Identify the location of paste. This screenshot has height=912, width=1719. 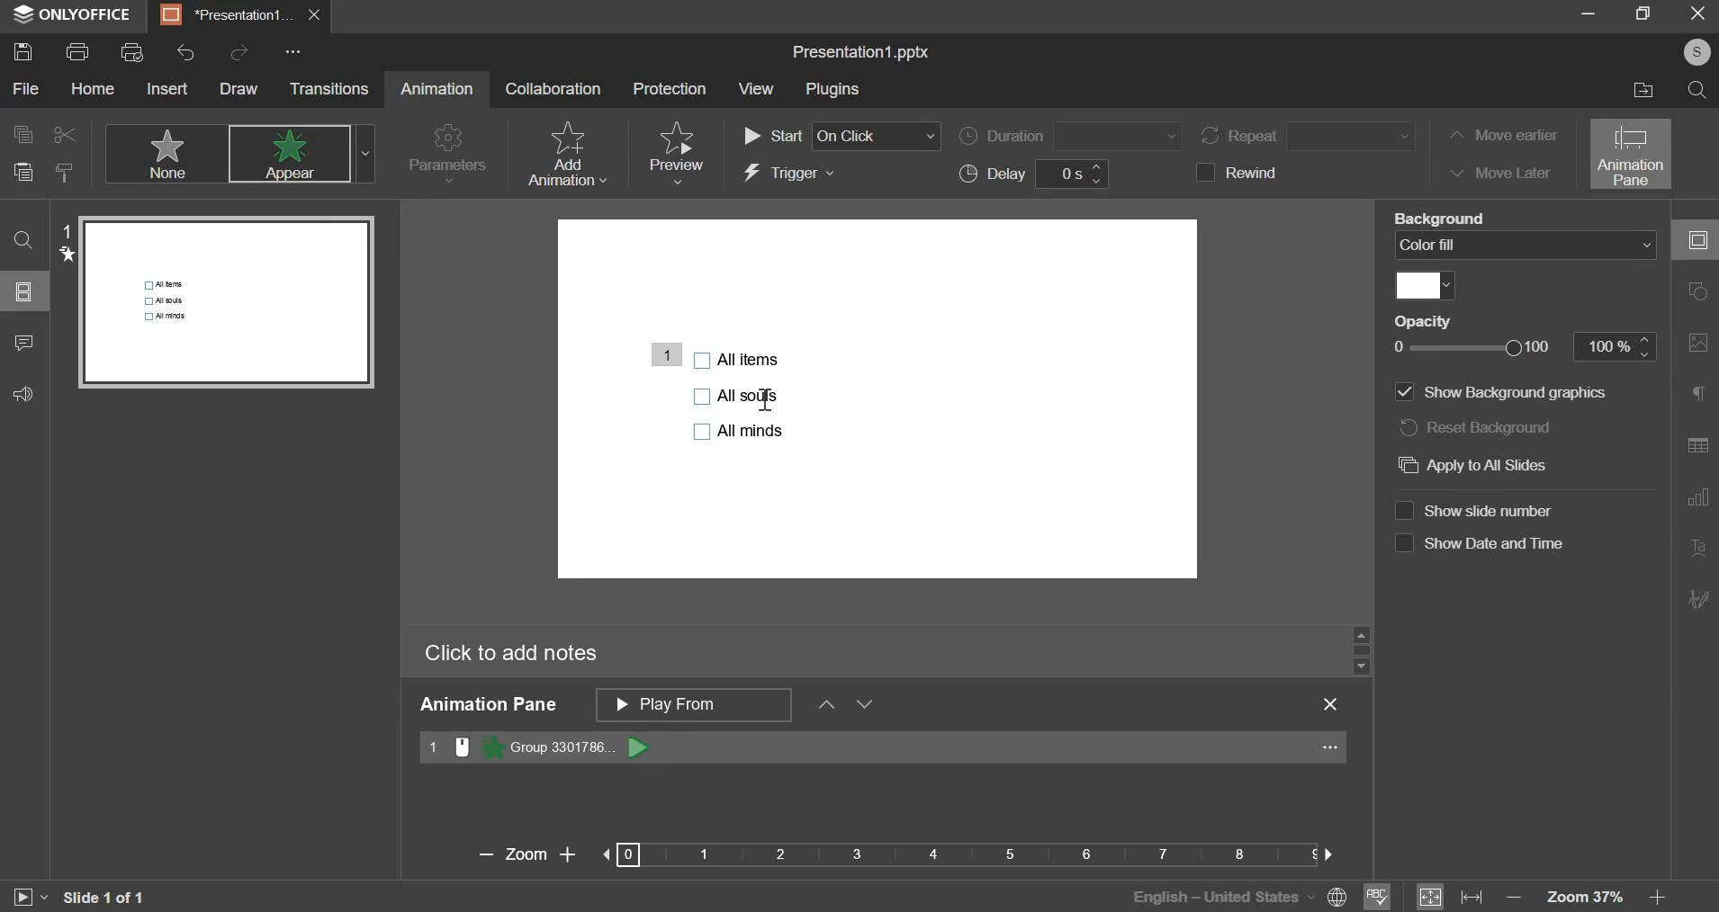
(22, 174).